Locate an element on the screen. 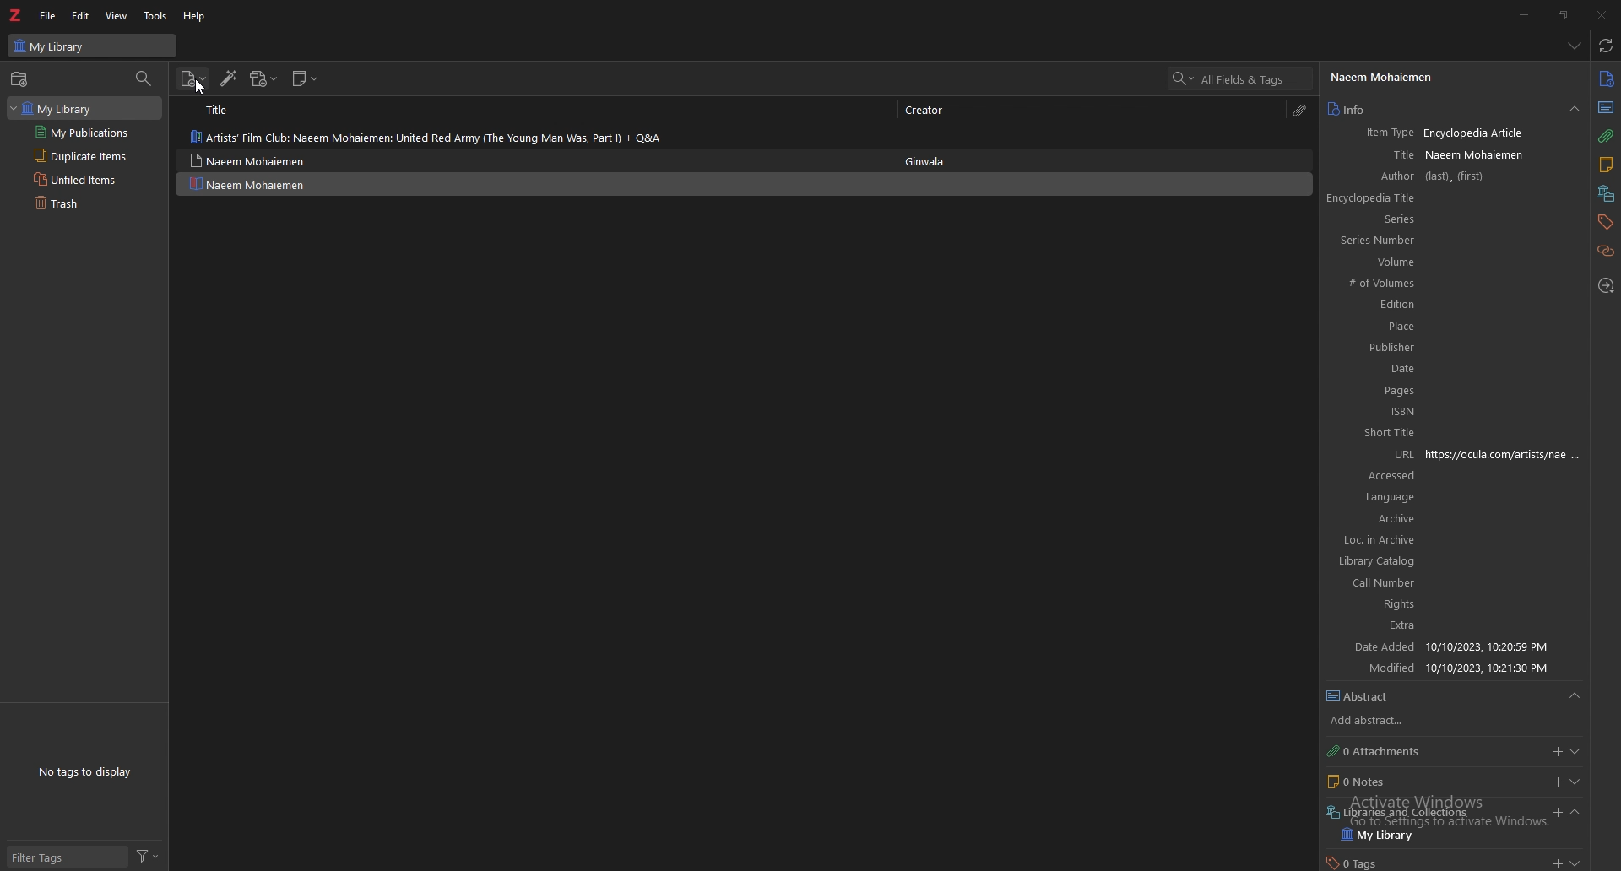 This screenshot has width=1621, height=871. author is located at coordinates (1372, 176).